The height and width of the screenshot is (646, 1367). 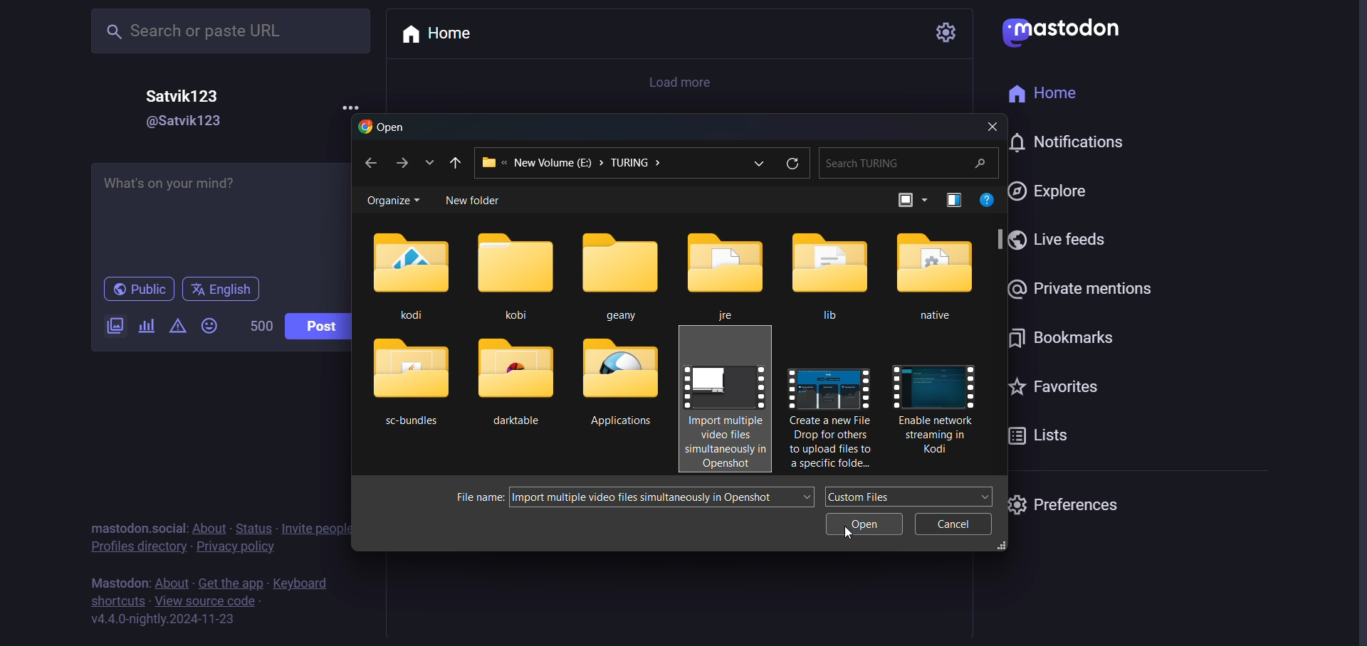 I want to click on New Volume (E) > TURING >, so click(x=602, y=162).